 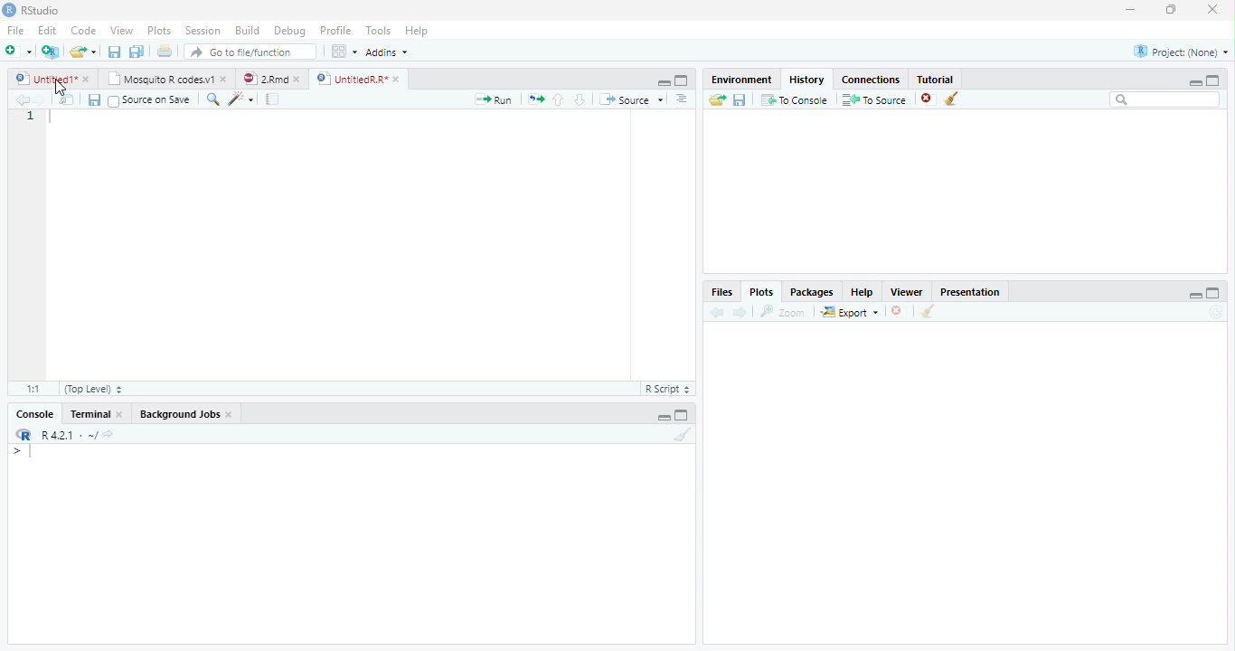 I want to click on Delete, so click(x=925, y=98).